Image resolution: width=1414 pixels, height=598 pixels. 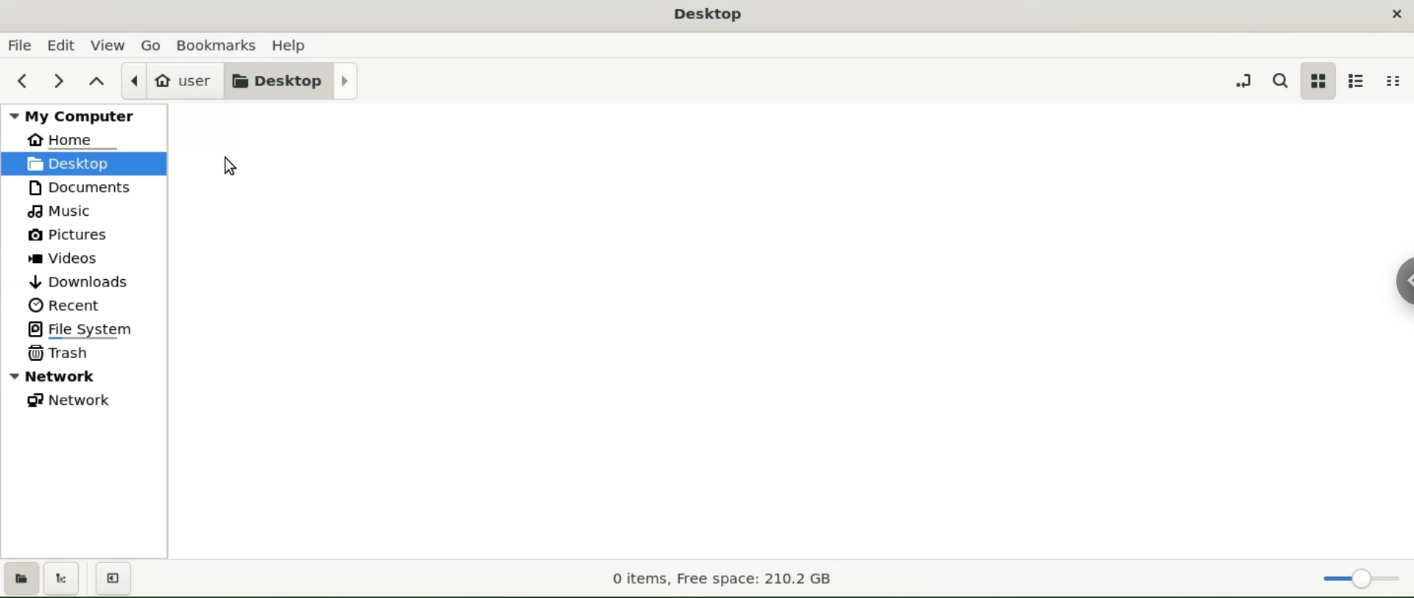 I want to click on home, so click(x=85, y=140).